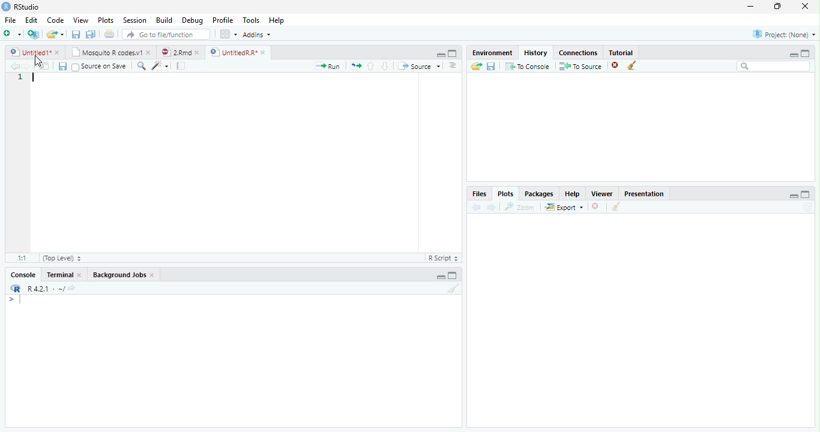 The width and height of the screenshot is (820, 432). Describe the element at coordinates (476, 207) in the screenshot. I see `Previous plot` at that location.